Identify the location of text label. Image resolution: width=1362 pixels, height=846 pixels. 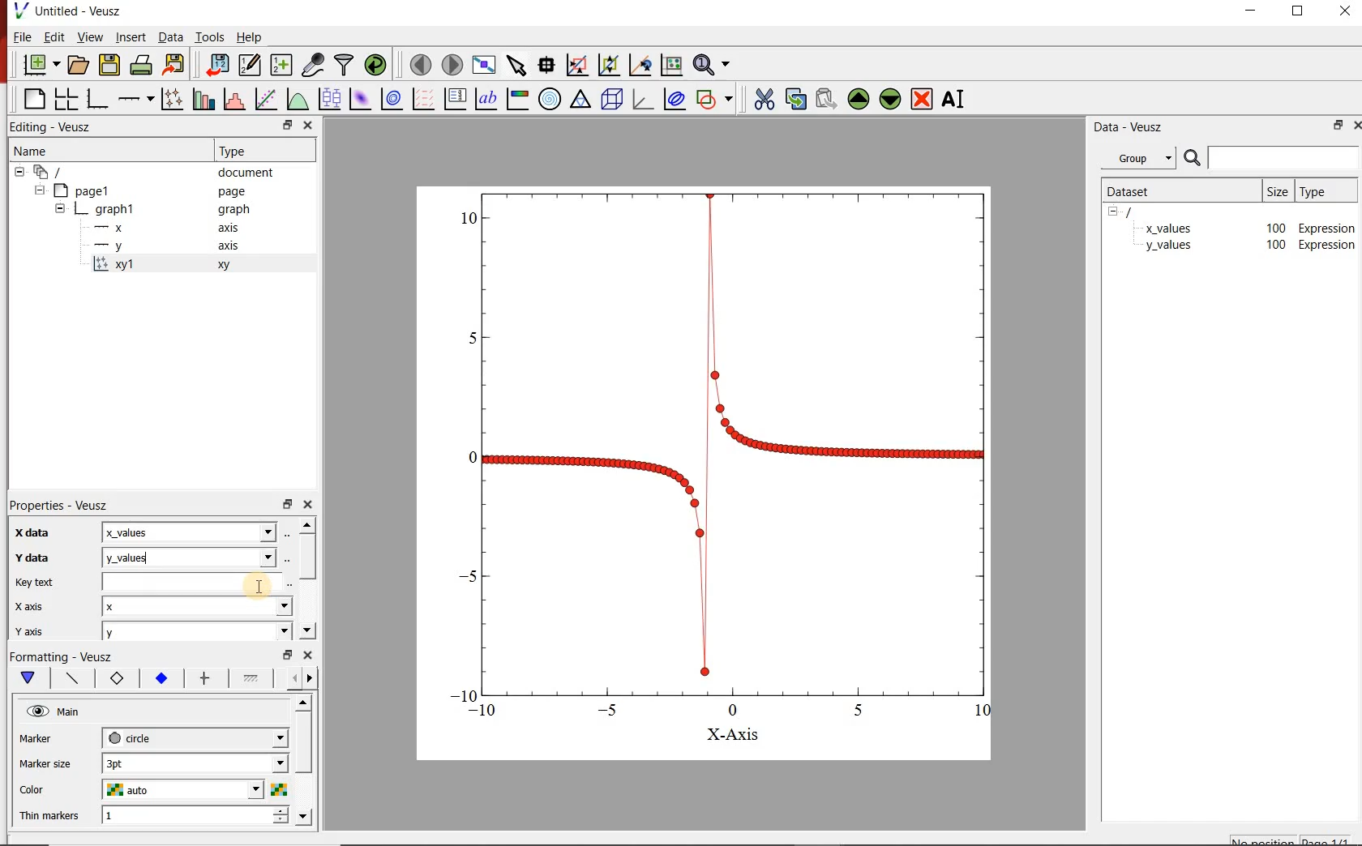
(484, 99).